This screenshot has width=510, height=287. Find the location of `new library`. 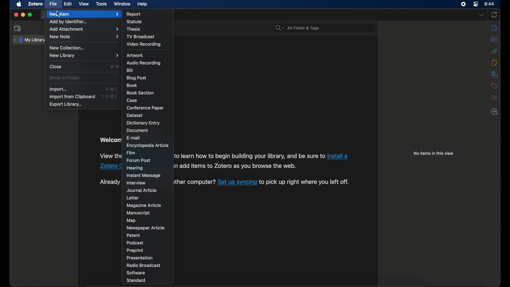

new library is located at coordinates (84, 55).